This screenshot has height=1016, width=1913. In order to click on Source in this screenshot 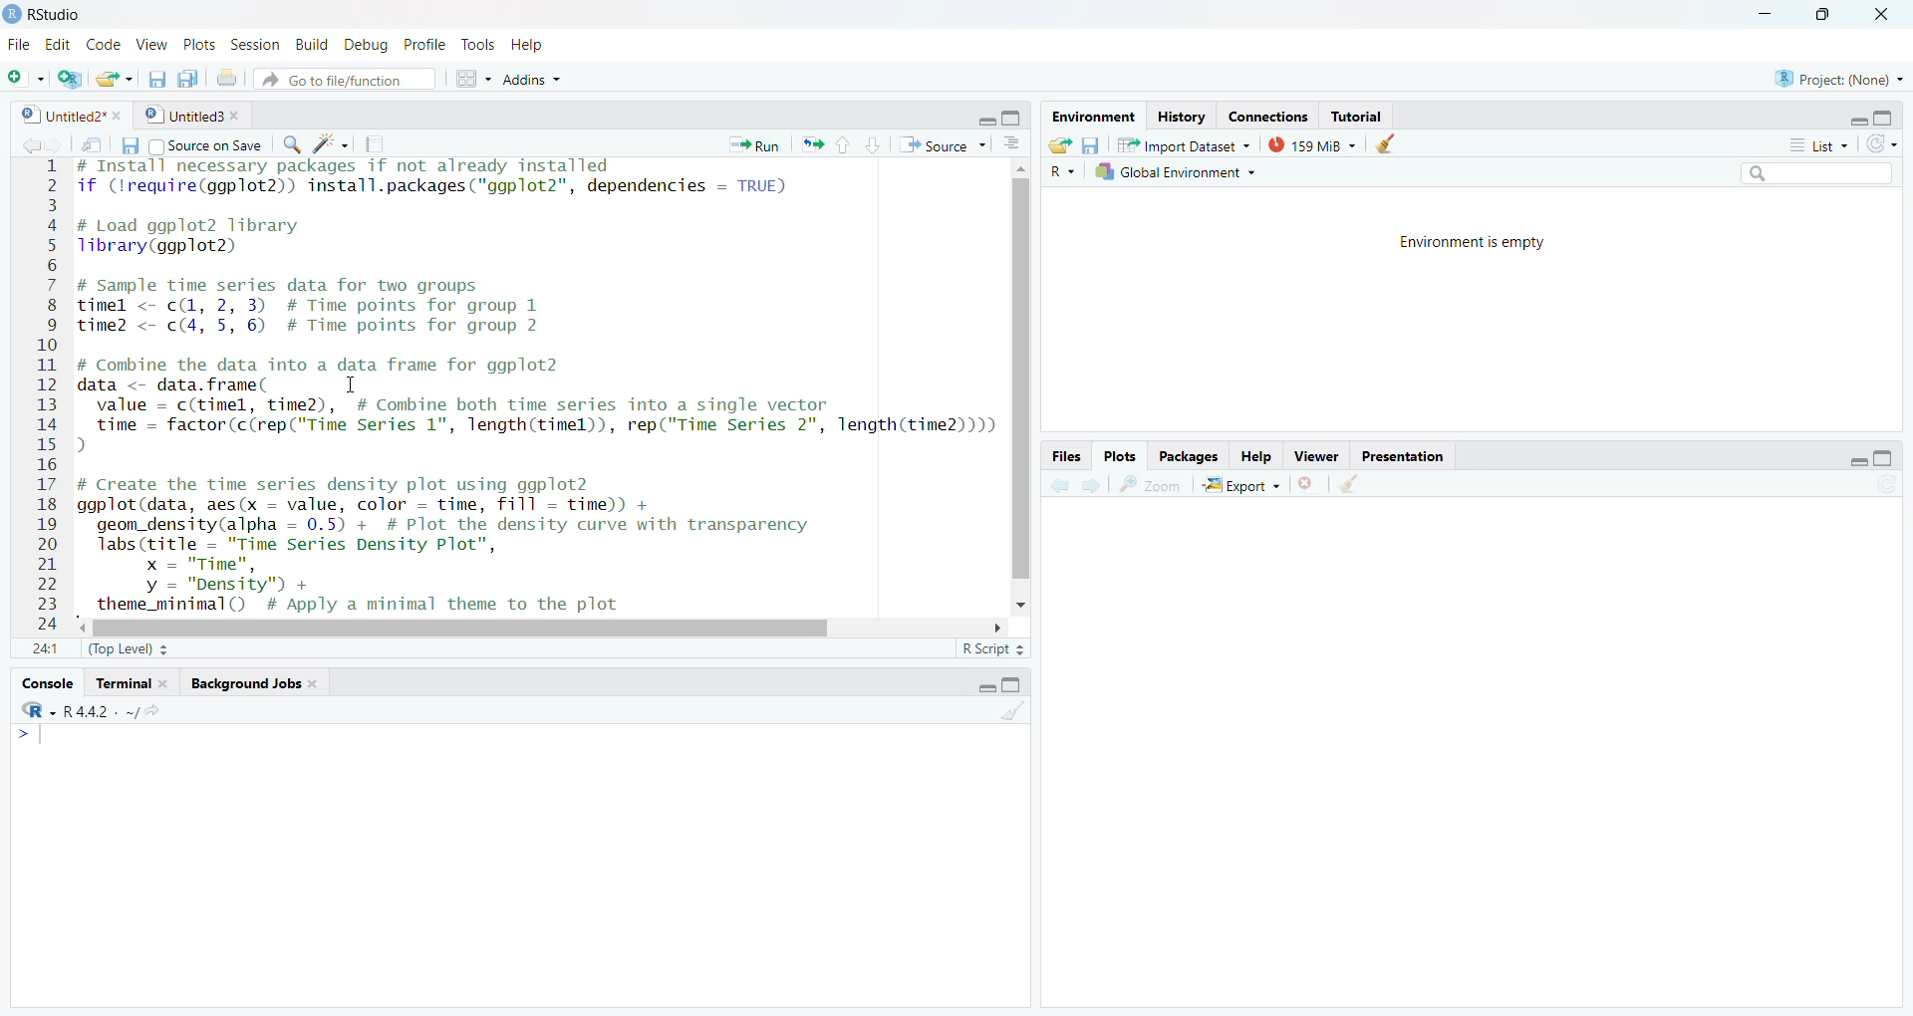, I will do `click(941, 144)`.